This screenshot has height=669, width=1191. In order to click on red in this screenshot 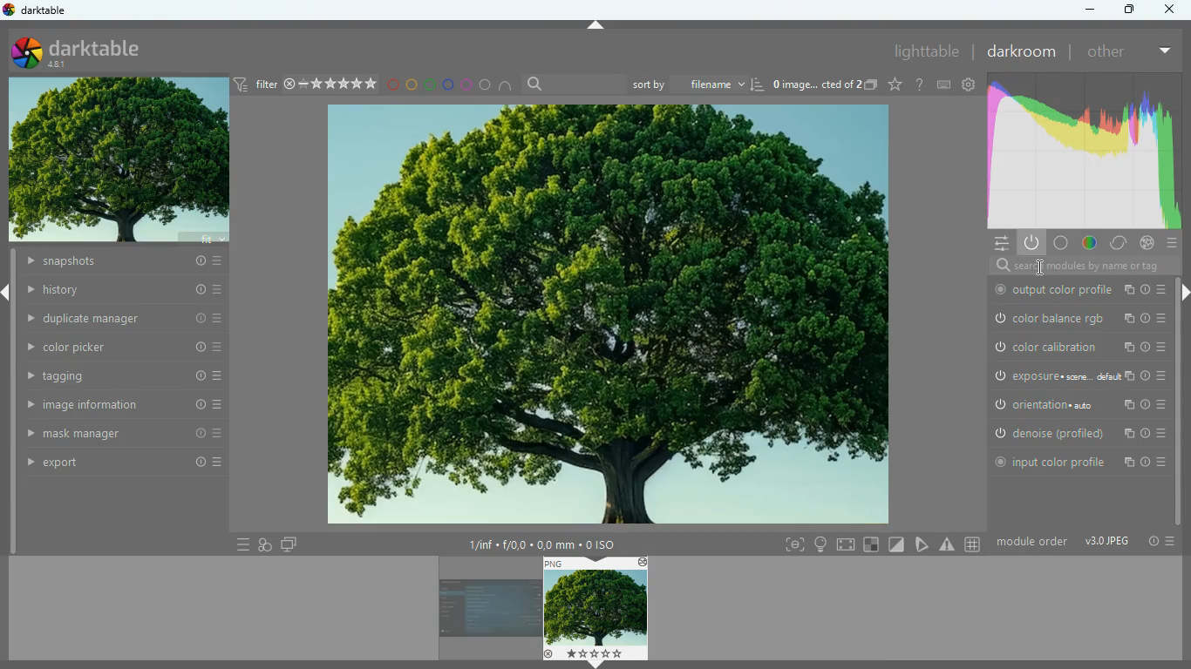, I will do `click(391, 85)`.